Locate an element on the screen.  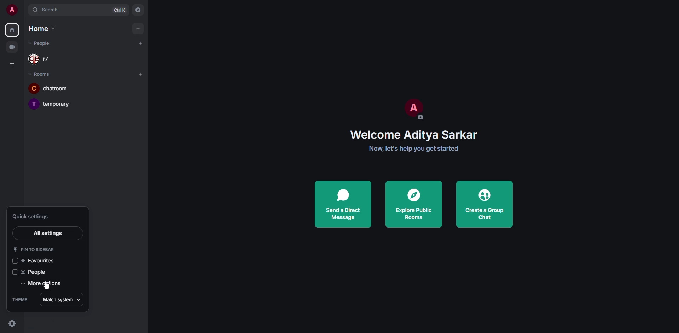
people is located at coordinates (45, 60).